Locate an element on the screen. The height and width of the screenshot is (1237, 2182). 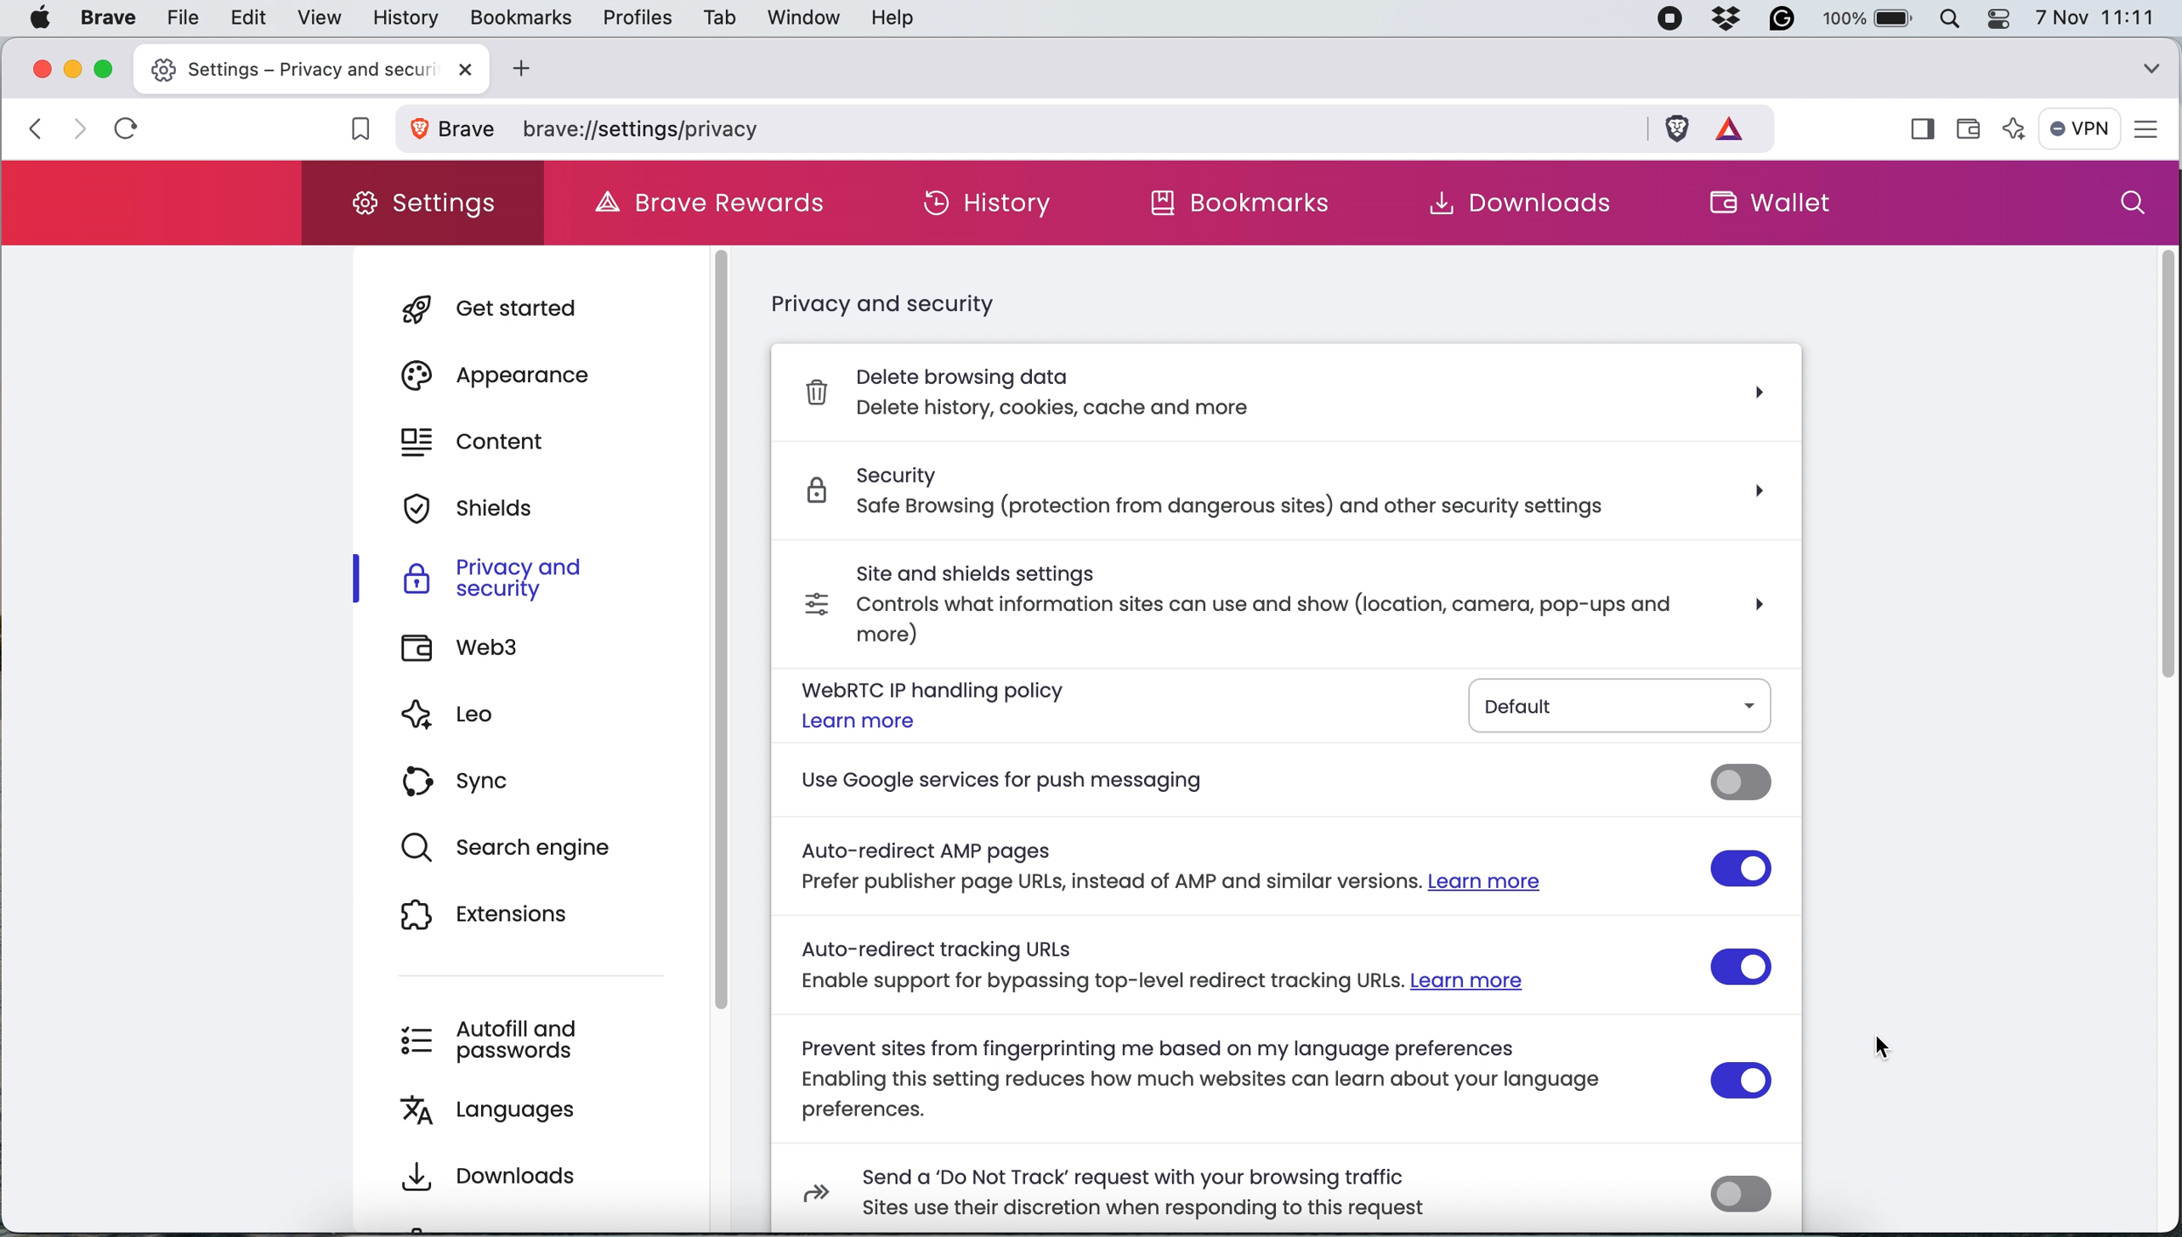
search engine is located at coordinates (524, 849).